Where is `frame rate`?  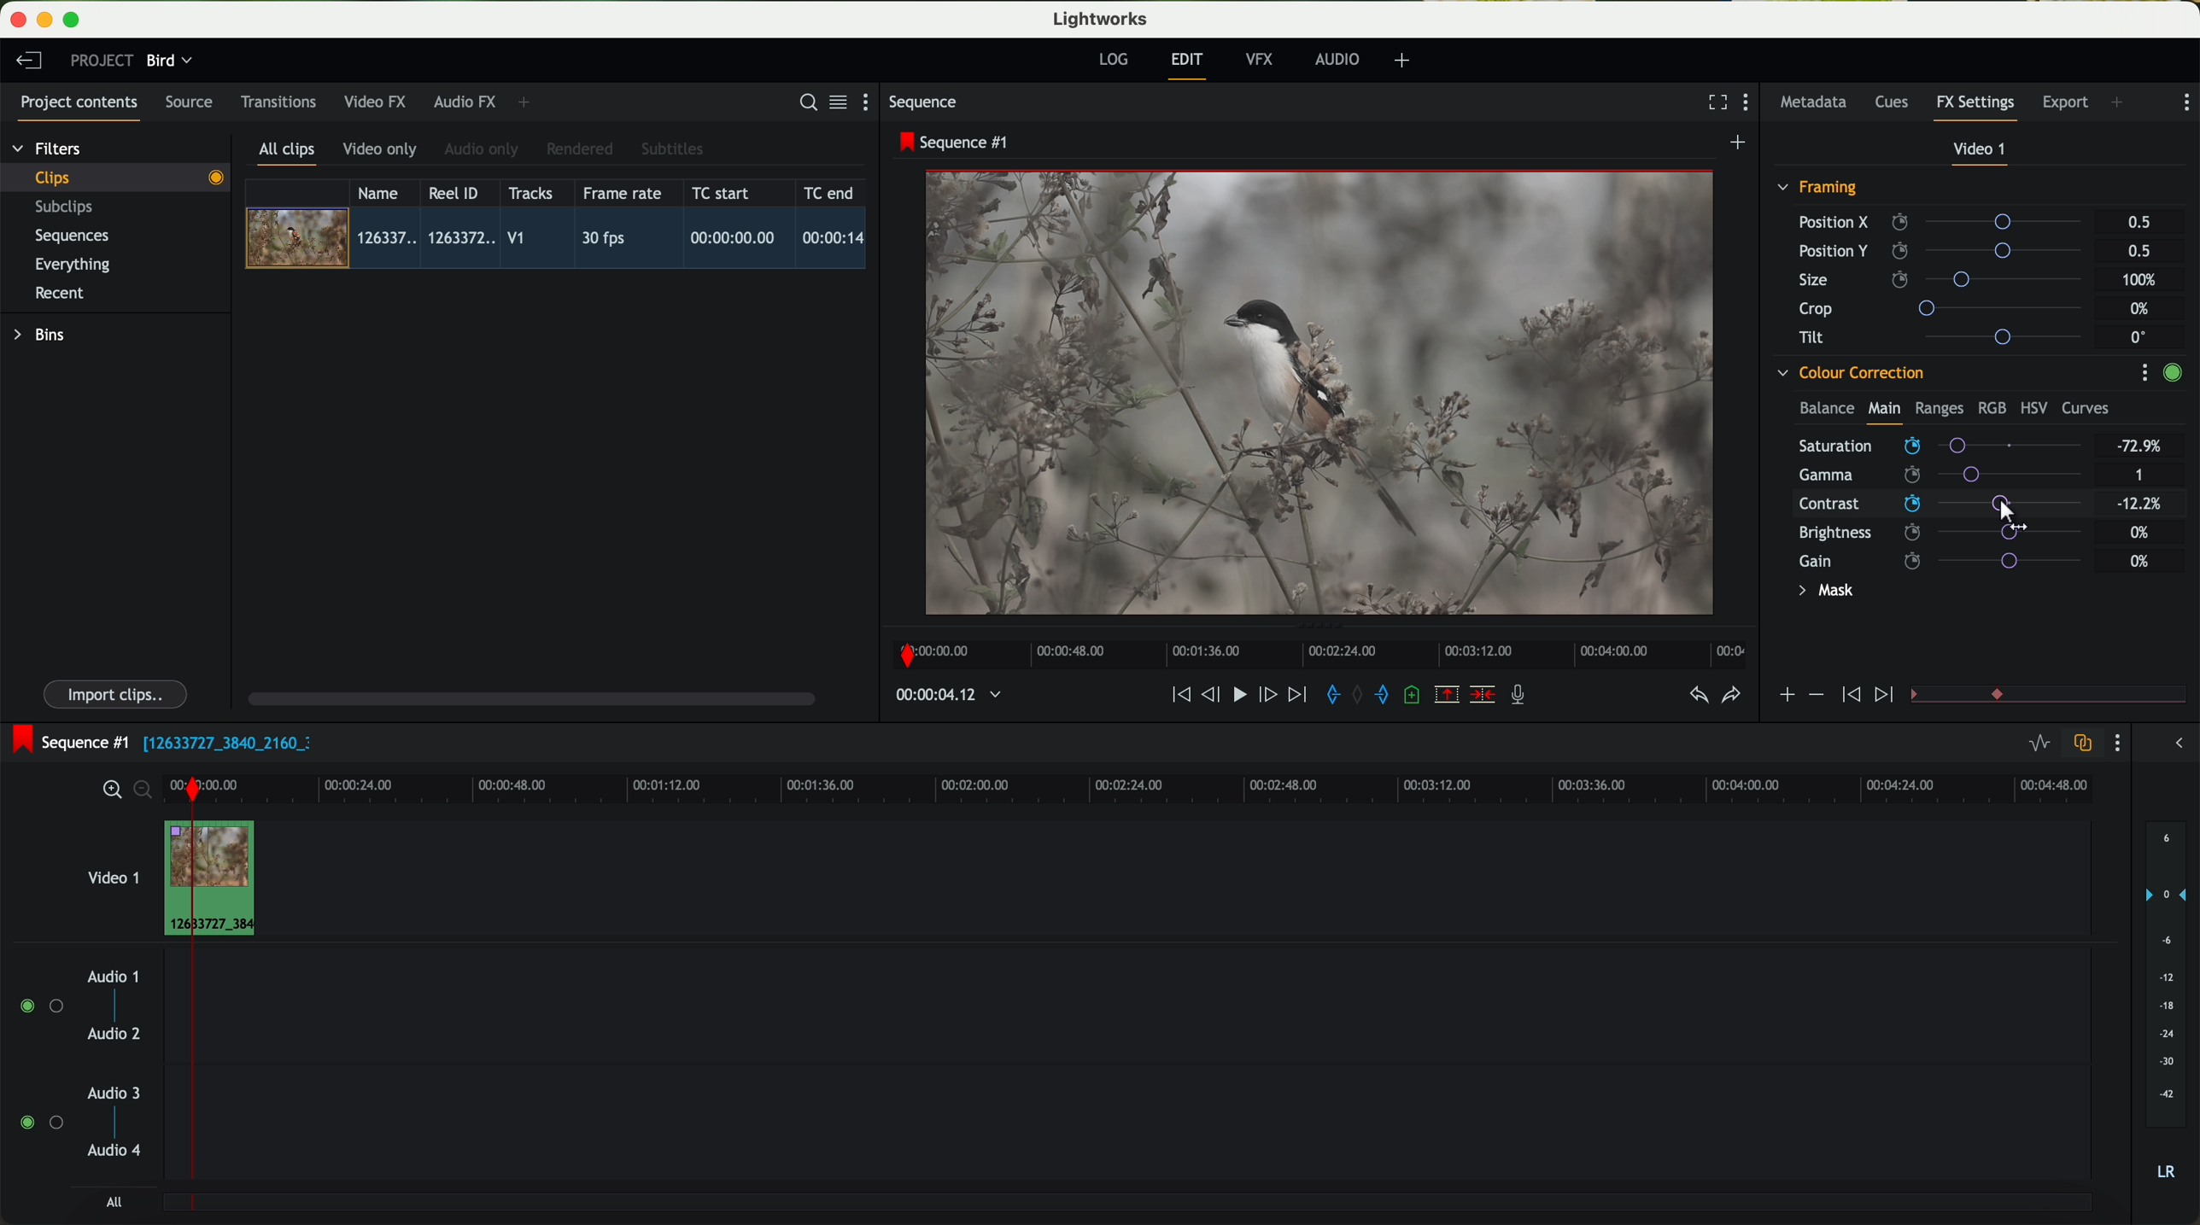
frame rate is located at coordinates (623, 194).